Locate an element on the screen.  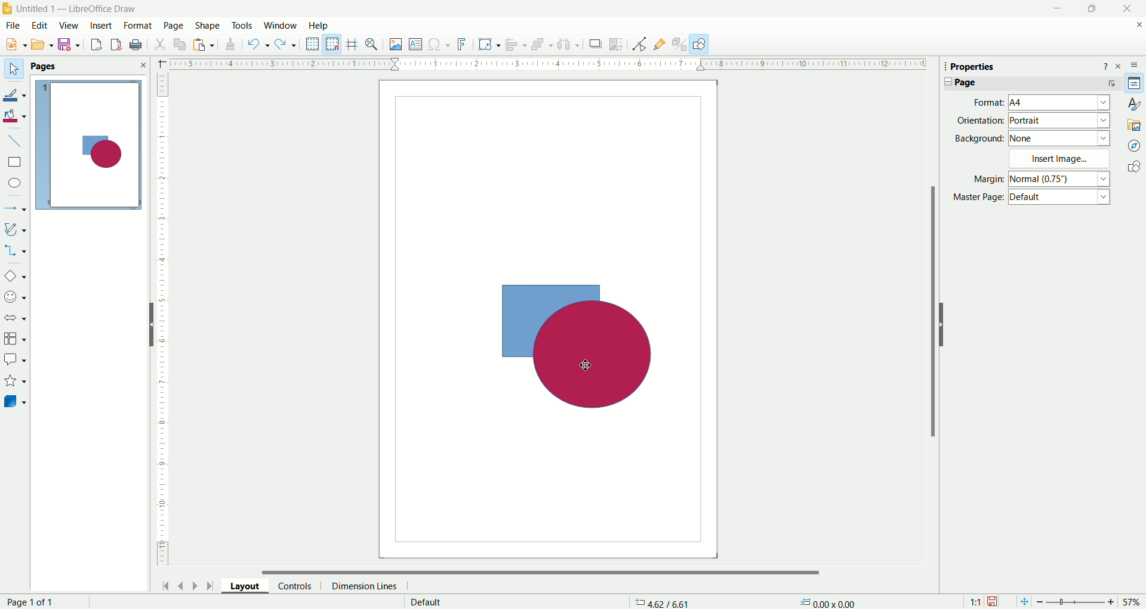
symbol shapes is located at coordinates (16, 297).